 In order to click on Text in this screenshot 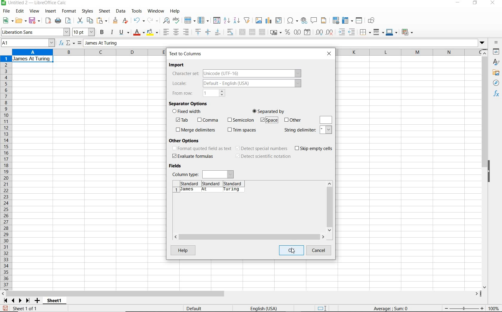, I will do `click(32, 59)`.